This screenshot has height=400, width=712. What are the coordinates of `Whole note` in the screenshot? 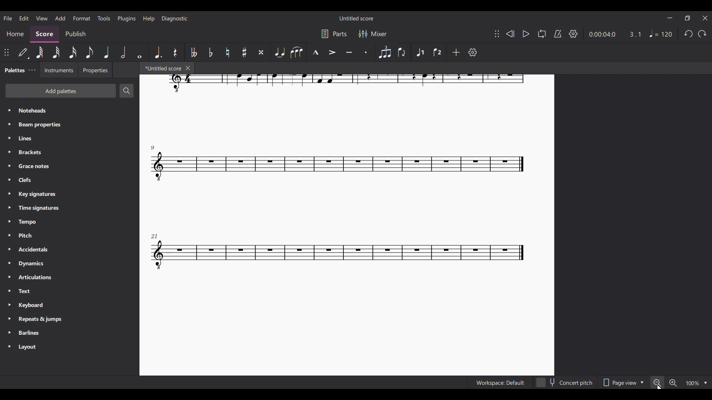 It's located at (140, 52).